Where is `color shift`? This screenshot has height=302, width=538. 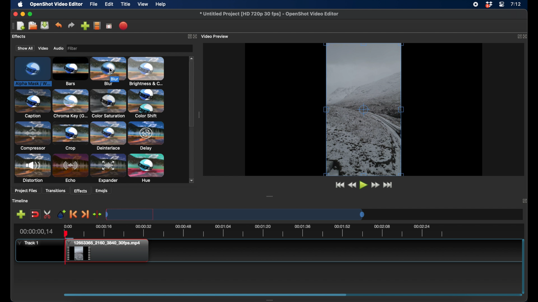 color shift is located at coordinates (146, 103).